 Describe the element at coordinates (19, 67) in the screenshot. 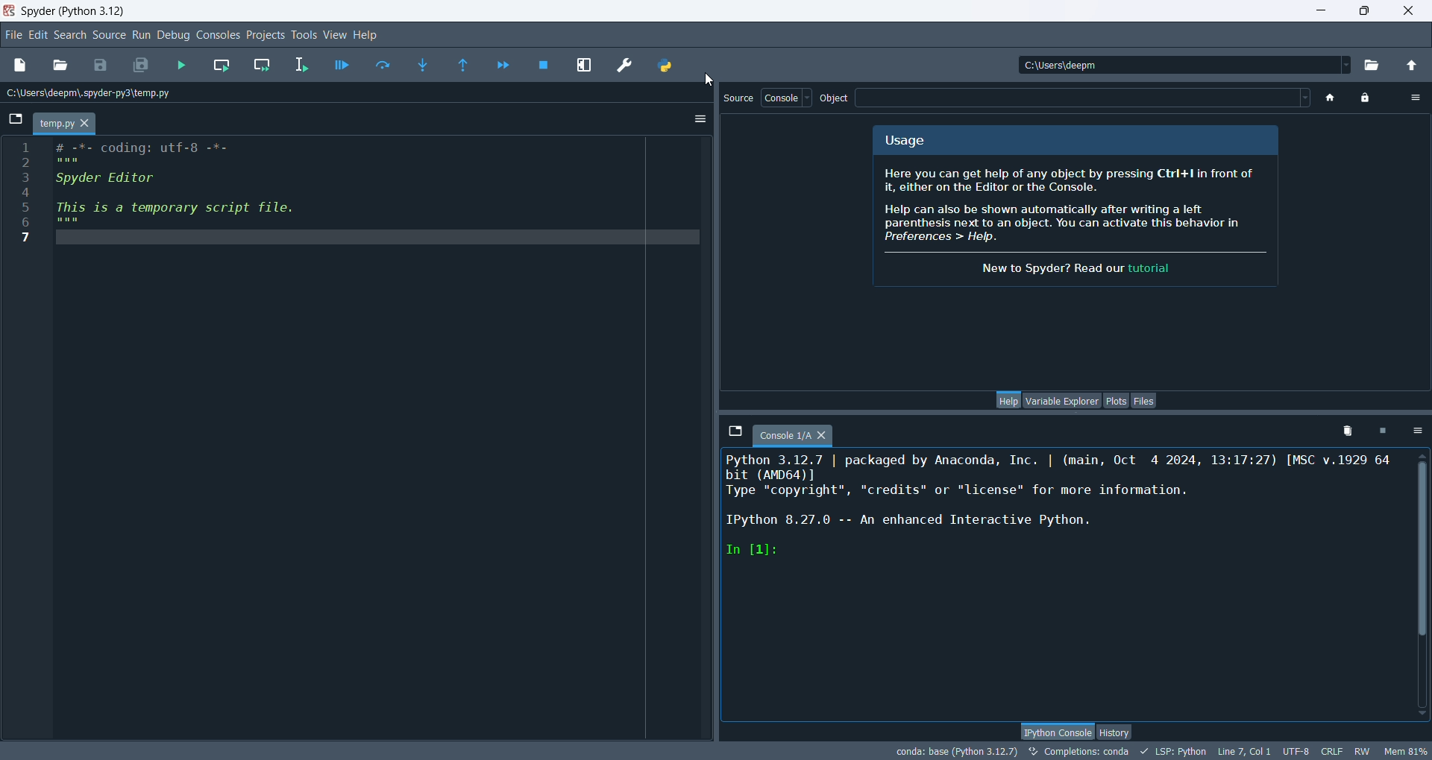

I see `new` at that location.